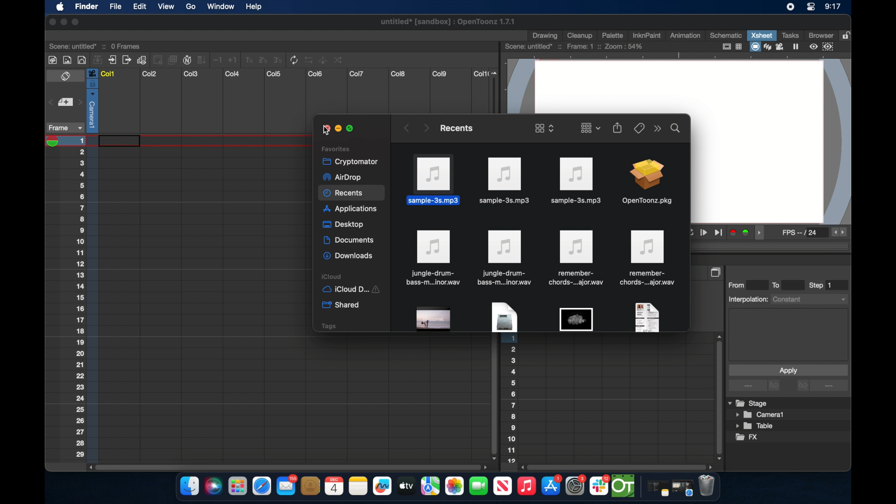 This screenshot has height=504, width=896. What do you see at coordinates (504, 258) in the screenshot?
I see `icon` at bounding box center [504, 258].